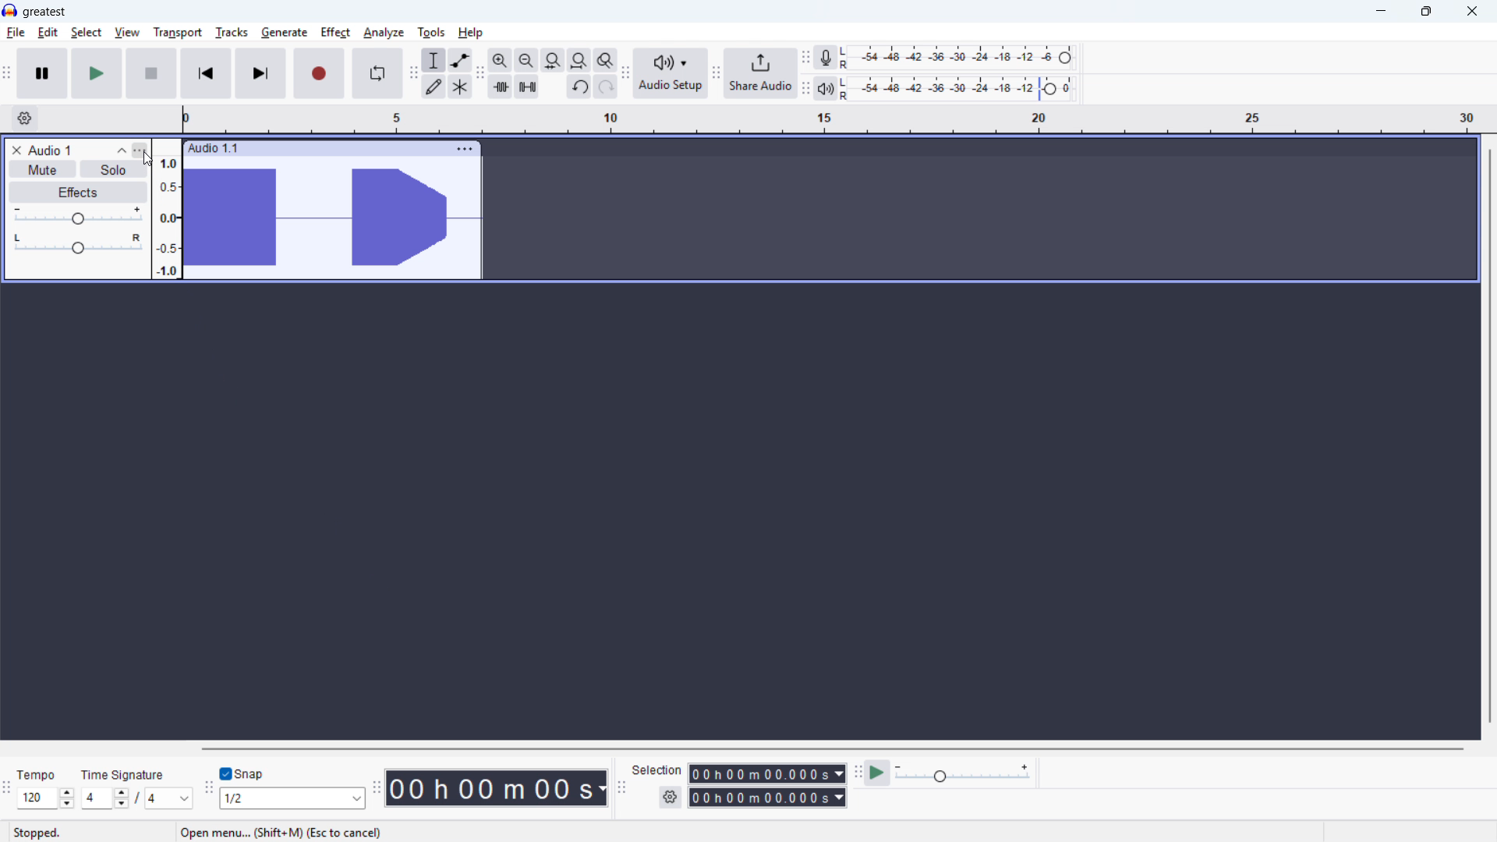 Image resolution: width=1497 pixels, height=842 pixels. Describe the element at coordinates (242, 773) in the screenshot. I see `Toggle snap ` at that location.